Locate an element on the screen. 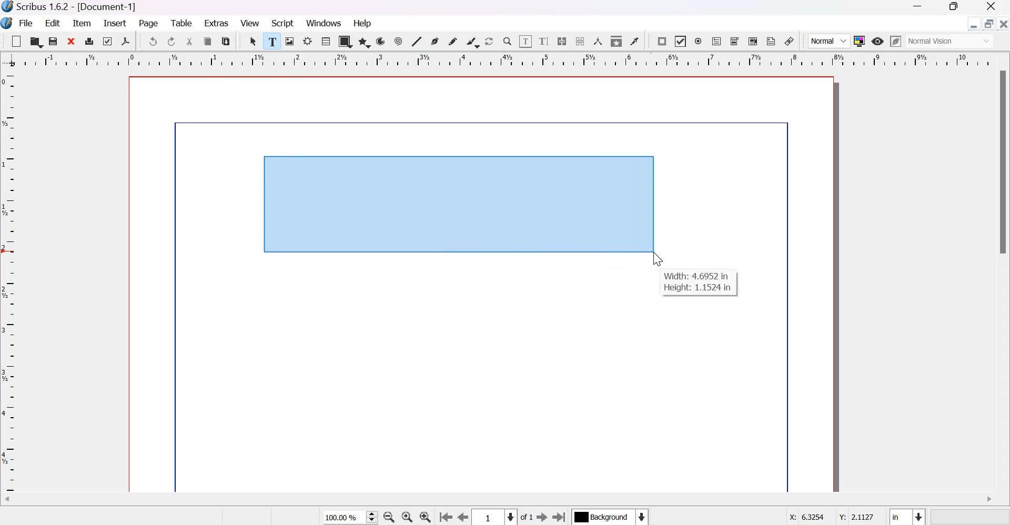  edit in preview mode is located at coordinates (896, 41).